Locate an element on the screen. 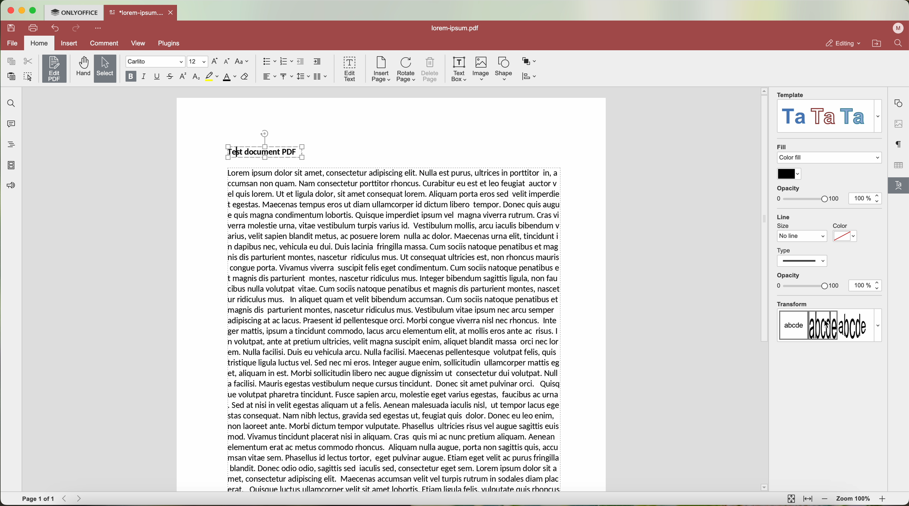 The width and height of the screenshot is (909, 506). home is located at coordinates (40, 43).